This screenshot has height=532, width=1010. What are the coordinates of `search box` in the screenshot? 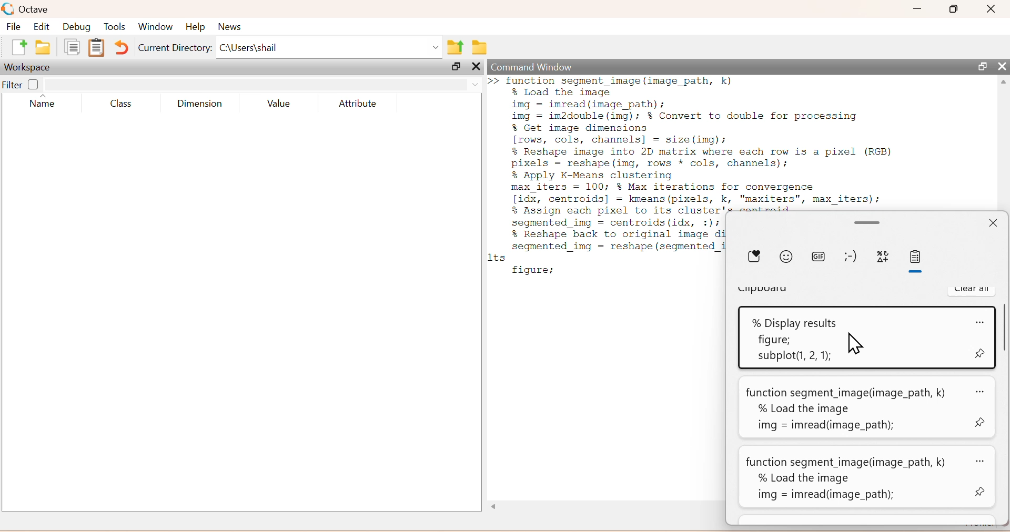 It's located at (255, 84).